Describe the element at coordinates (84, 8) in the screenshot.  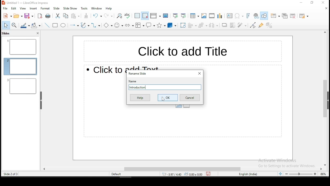
I see `tools` at that location.